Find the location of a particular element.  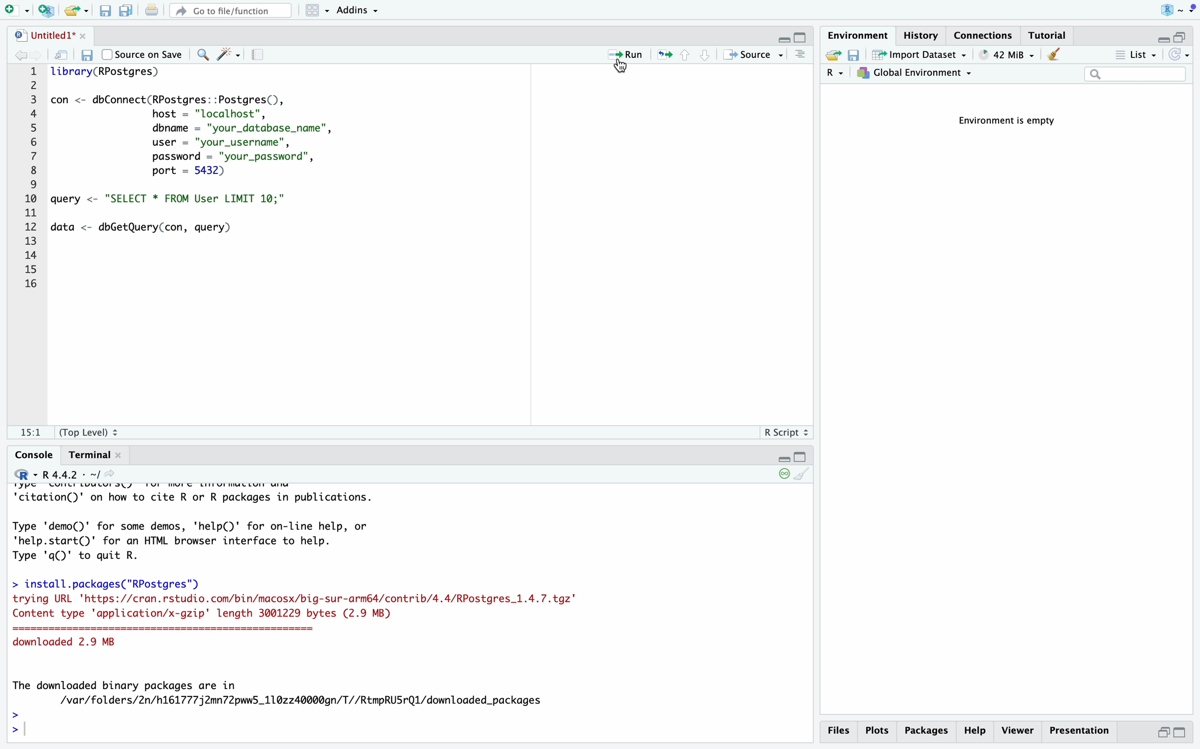

run the current line or selection is located at coordinates (627, 56).